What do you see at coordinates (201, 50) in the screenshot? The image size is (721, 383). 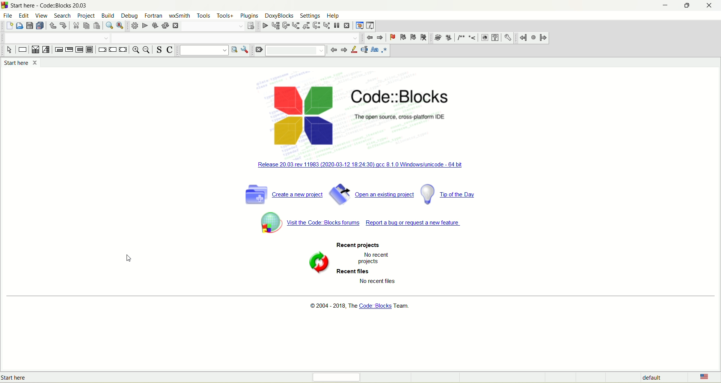 I see `text search` at bounding box center [201, 50].